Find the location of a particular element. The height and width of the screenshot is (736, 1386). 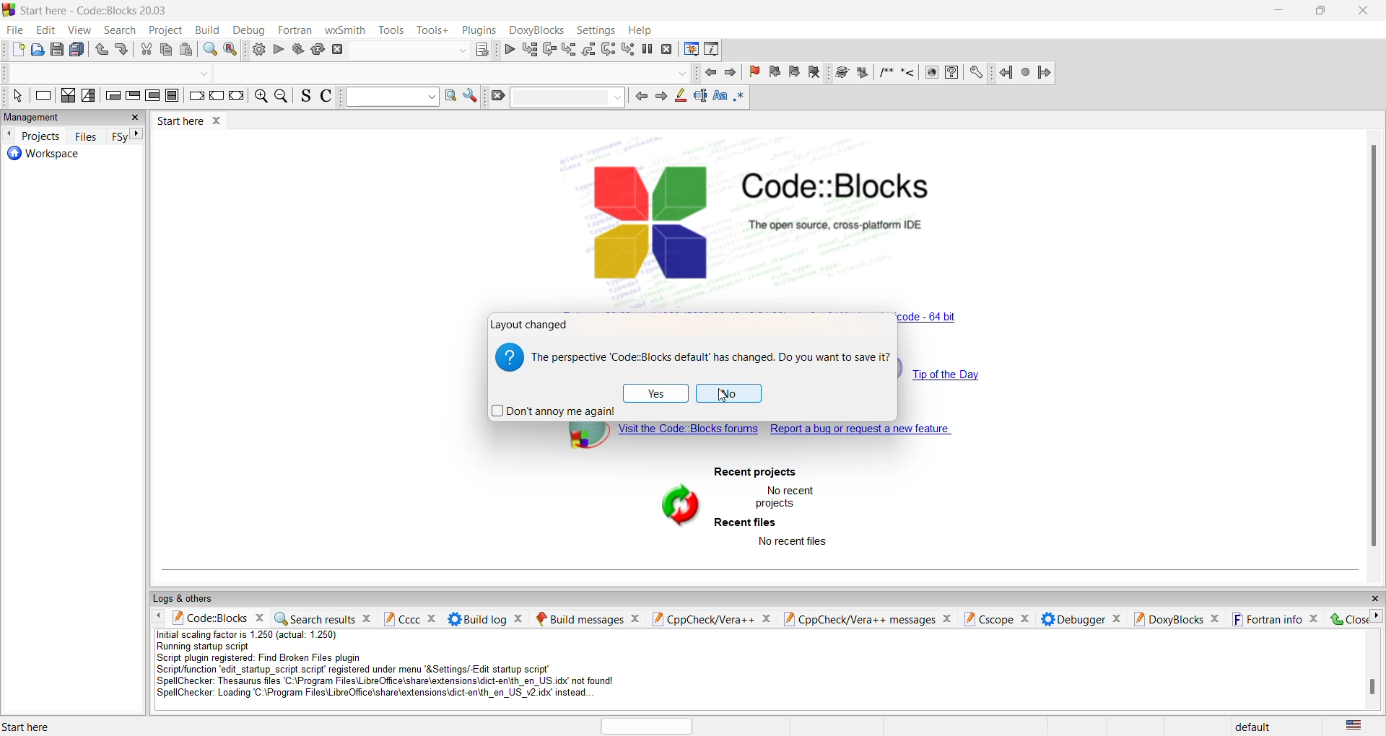

save all is located at coordinates (79, 49).